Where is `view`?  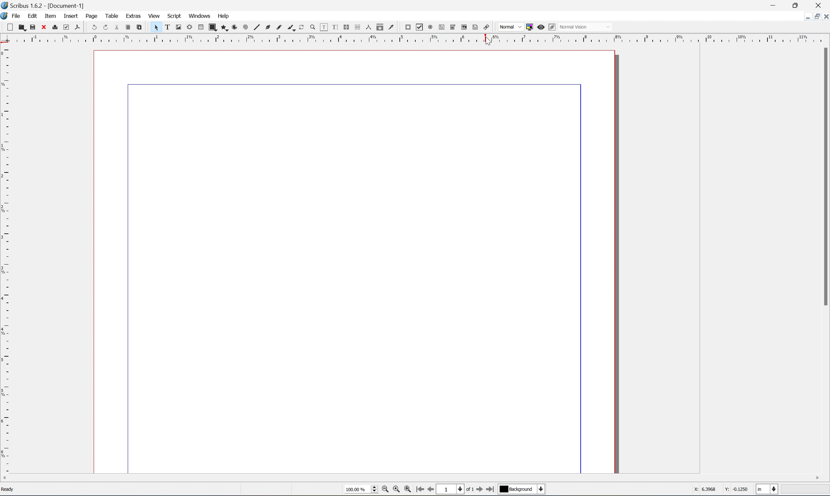 view is located at coordinates (155, 15).